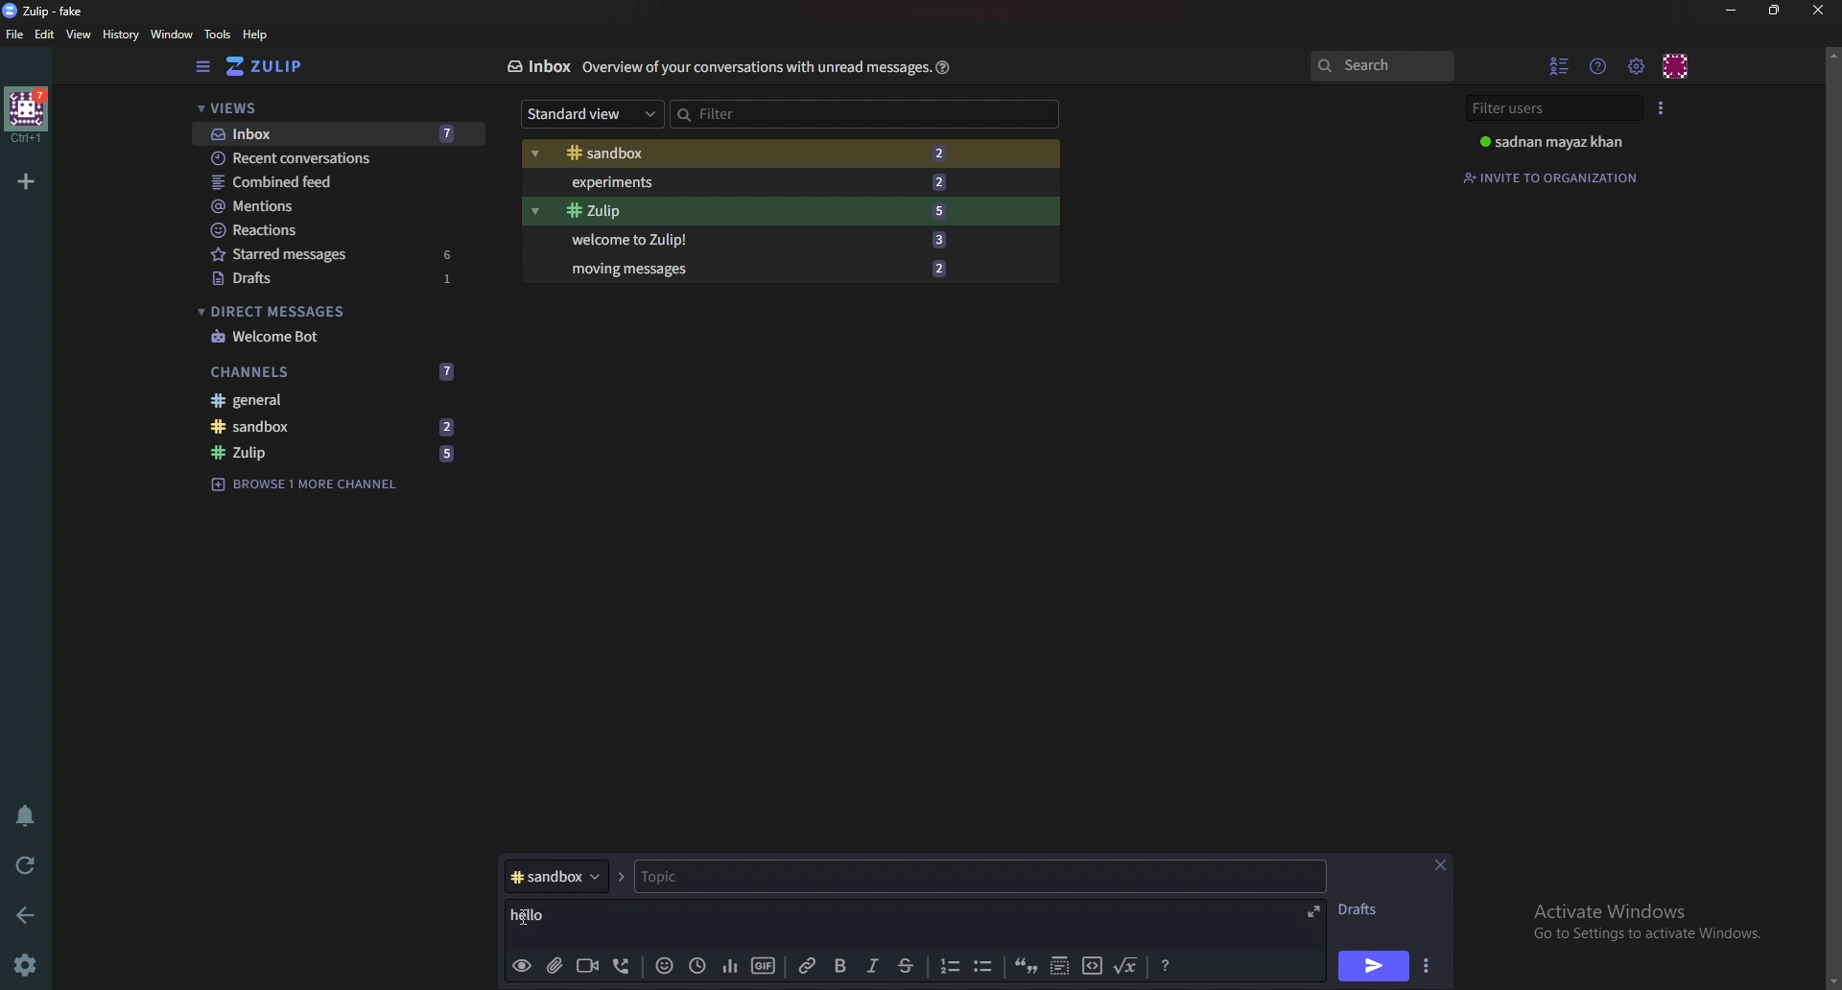 Image resolution: width=1842 pixels, height=990 pixels. I want to click on Link, so click(806, 967).